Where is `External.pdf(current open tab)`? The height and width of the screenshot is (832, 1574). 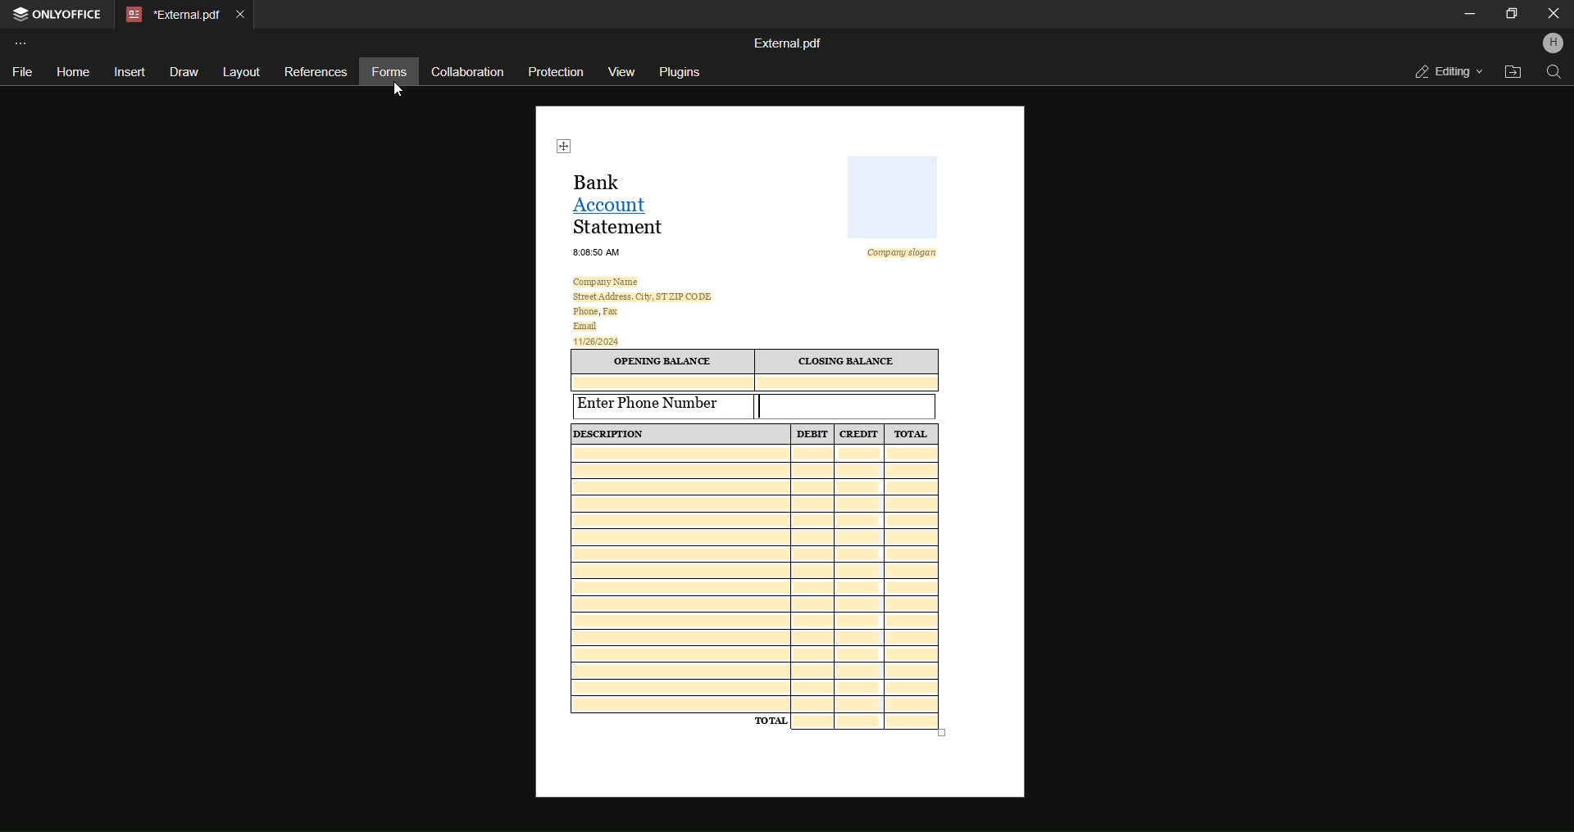
External.pdf(current open tab) is located at coordinates (171, 16).